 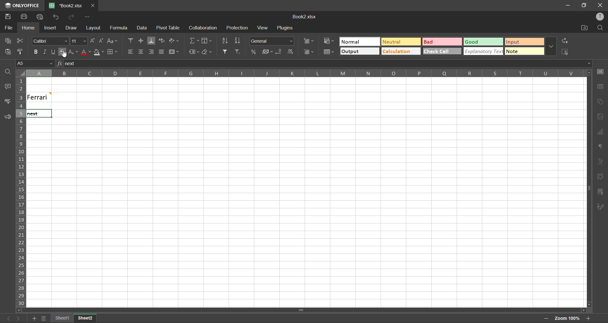 I want to click on accounting, so click(x=267, y=52).